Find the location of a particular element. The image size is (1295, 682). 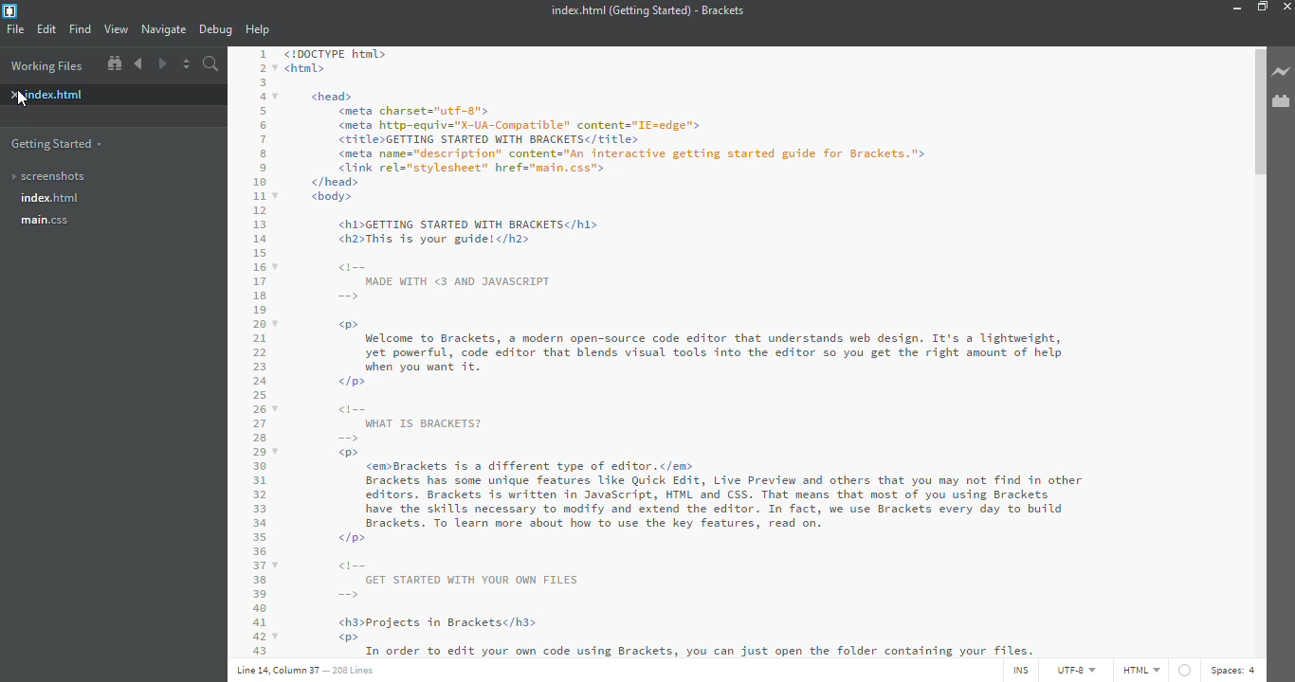

html is located at coordinates (1140, 668).